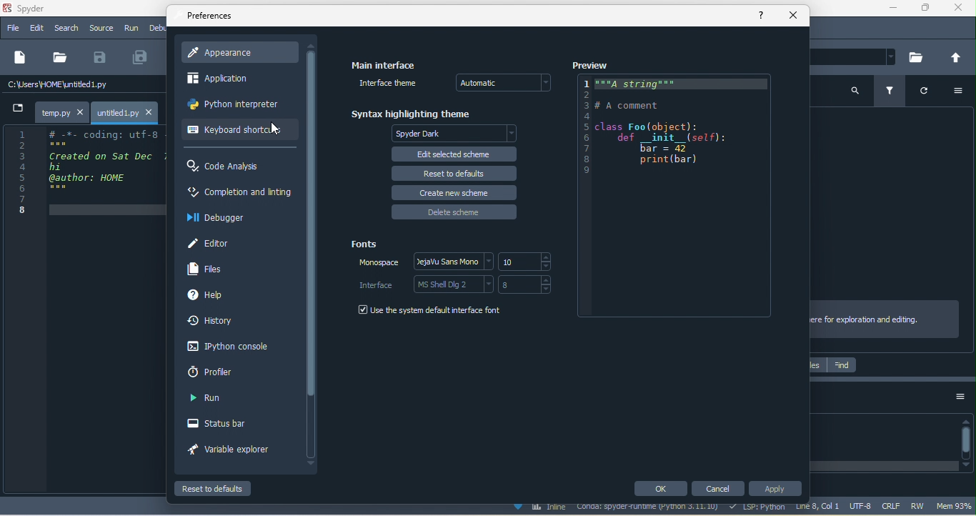  Describe the element at coordinates (229, 78) in the screenshot. I see `application` at that location.